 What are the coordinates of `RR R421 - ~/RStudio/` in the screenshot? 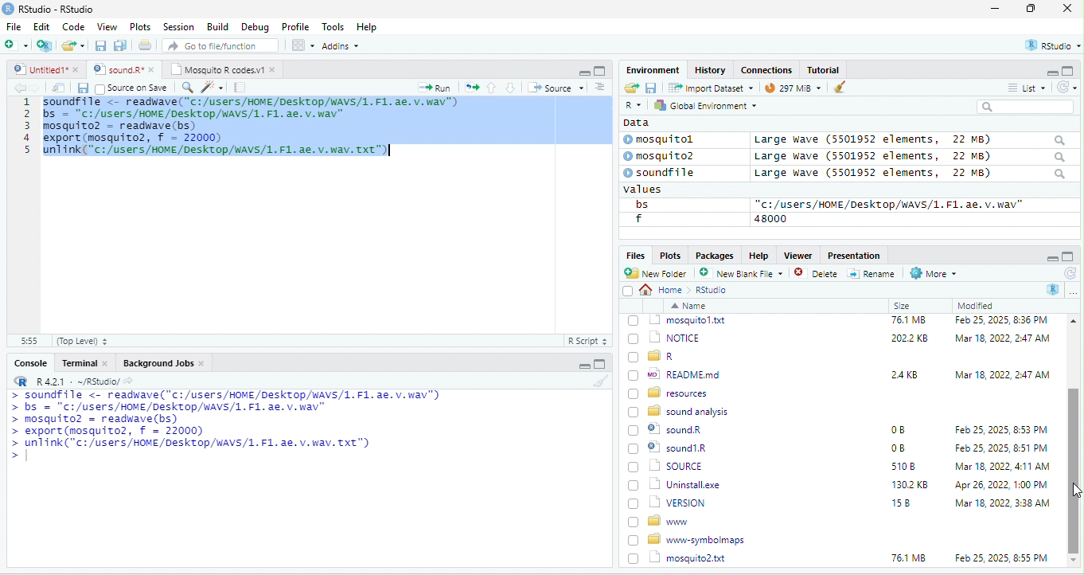 It's located at (69, 382).